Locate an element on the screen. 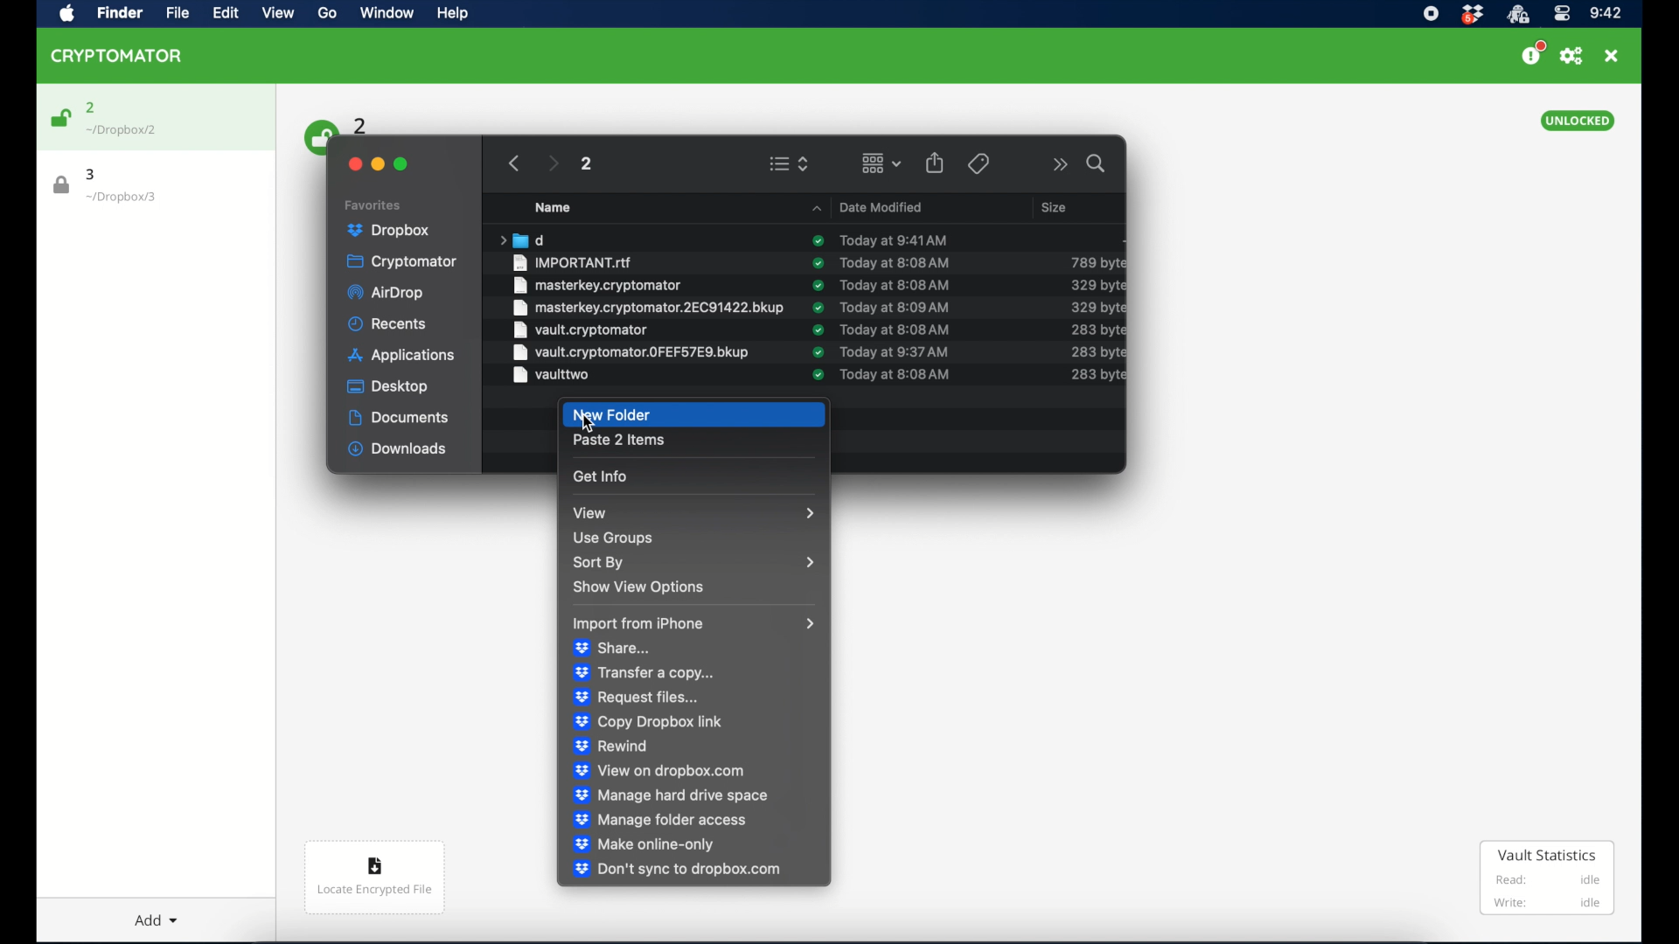  sync is located at coordinates (818, 240).